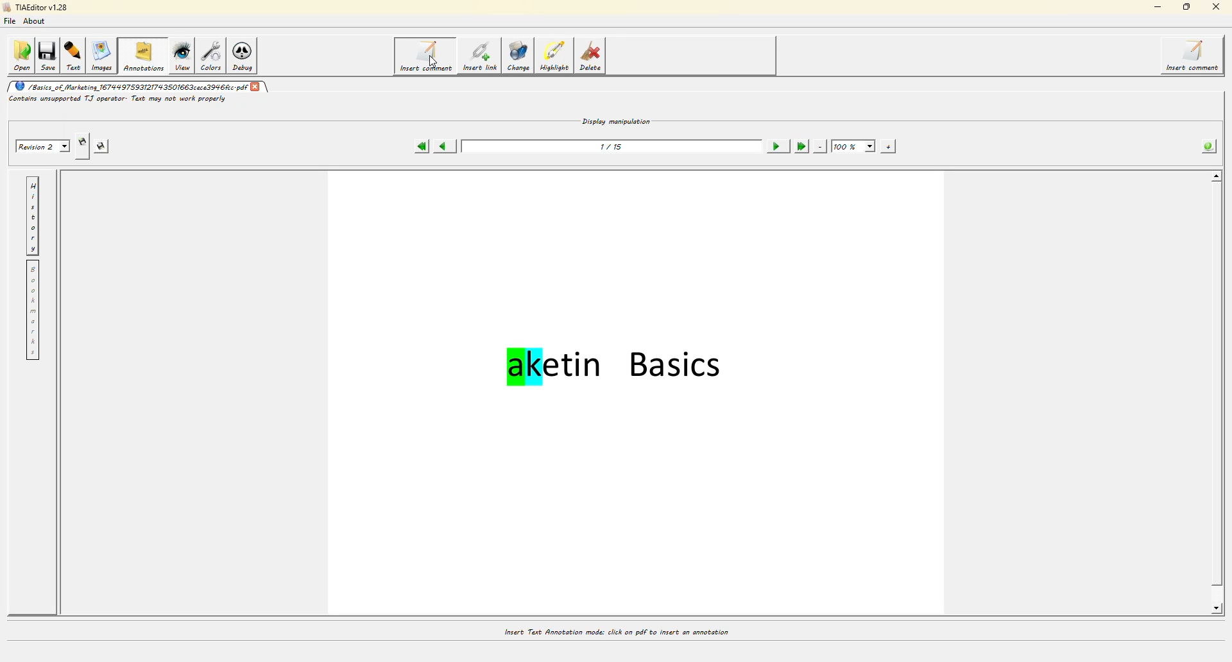  What do you see at coordinates (1213, 609) in the screenshot?
I see `scroll down` at bounding box center [1213, 609].